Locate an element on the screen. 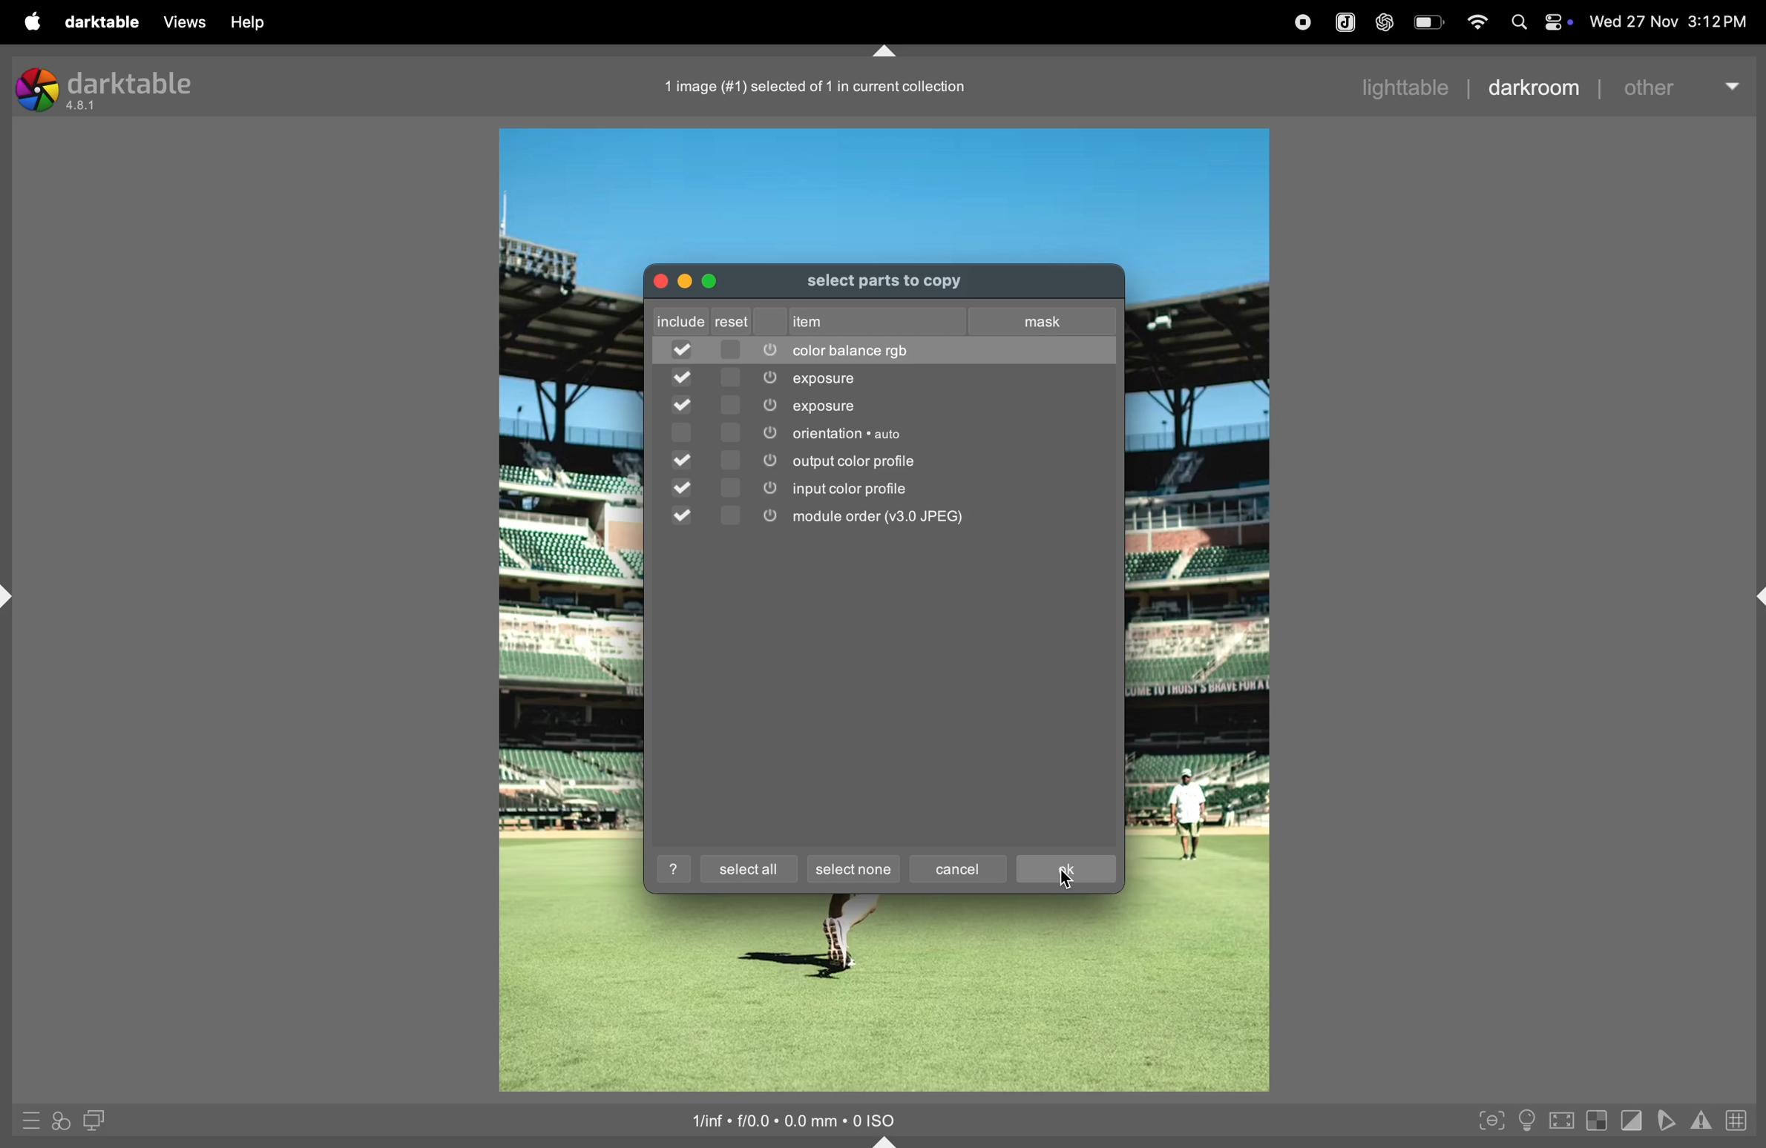 The height and width of the screenshot is (1148, 1766). record is located at coordinates (1304, 23).